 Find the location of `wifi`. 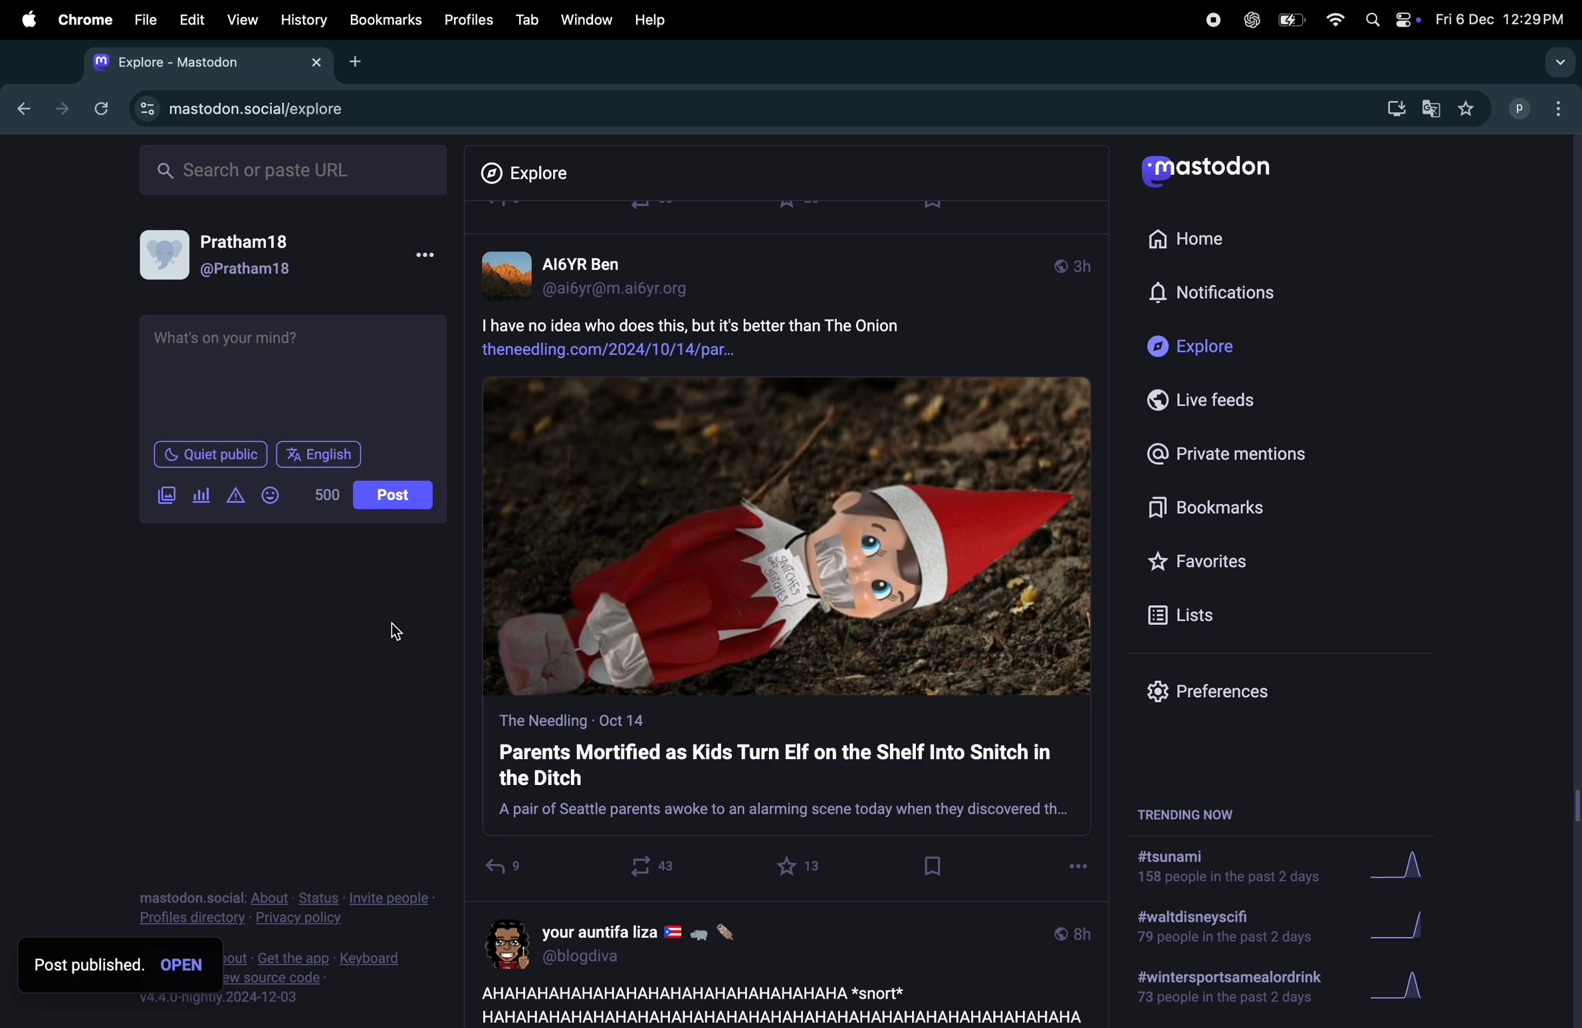

wifi is located at coordinates (1334, 19).